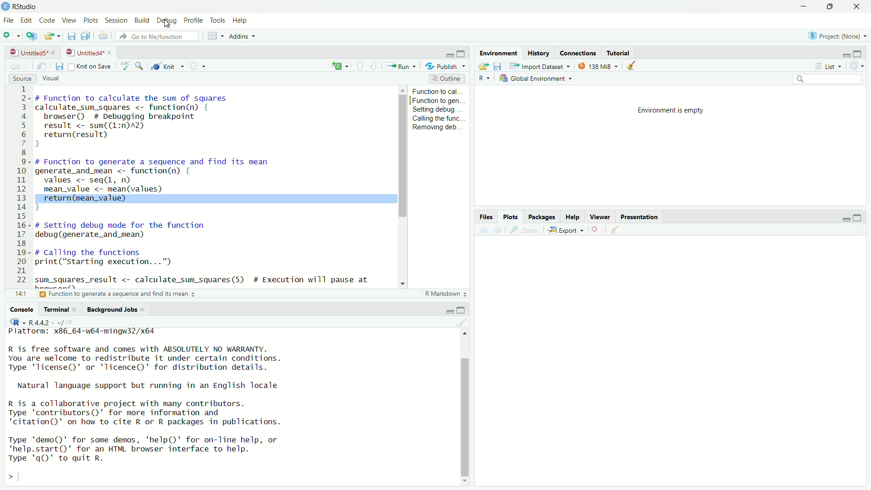 The image size is (871, 490). What do you see at coordinates (543, 217) in the screenshot?
I see `packages` at bounding box center [543, 217].